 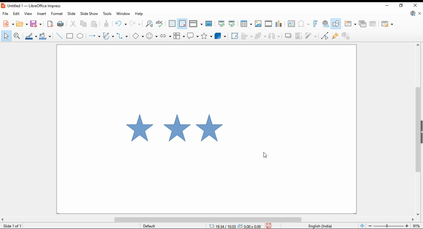 I want to click on select, so click(x=7, y=36).